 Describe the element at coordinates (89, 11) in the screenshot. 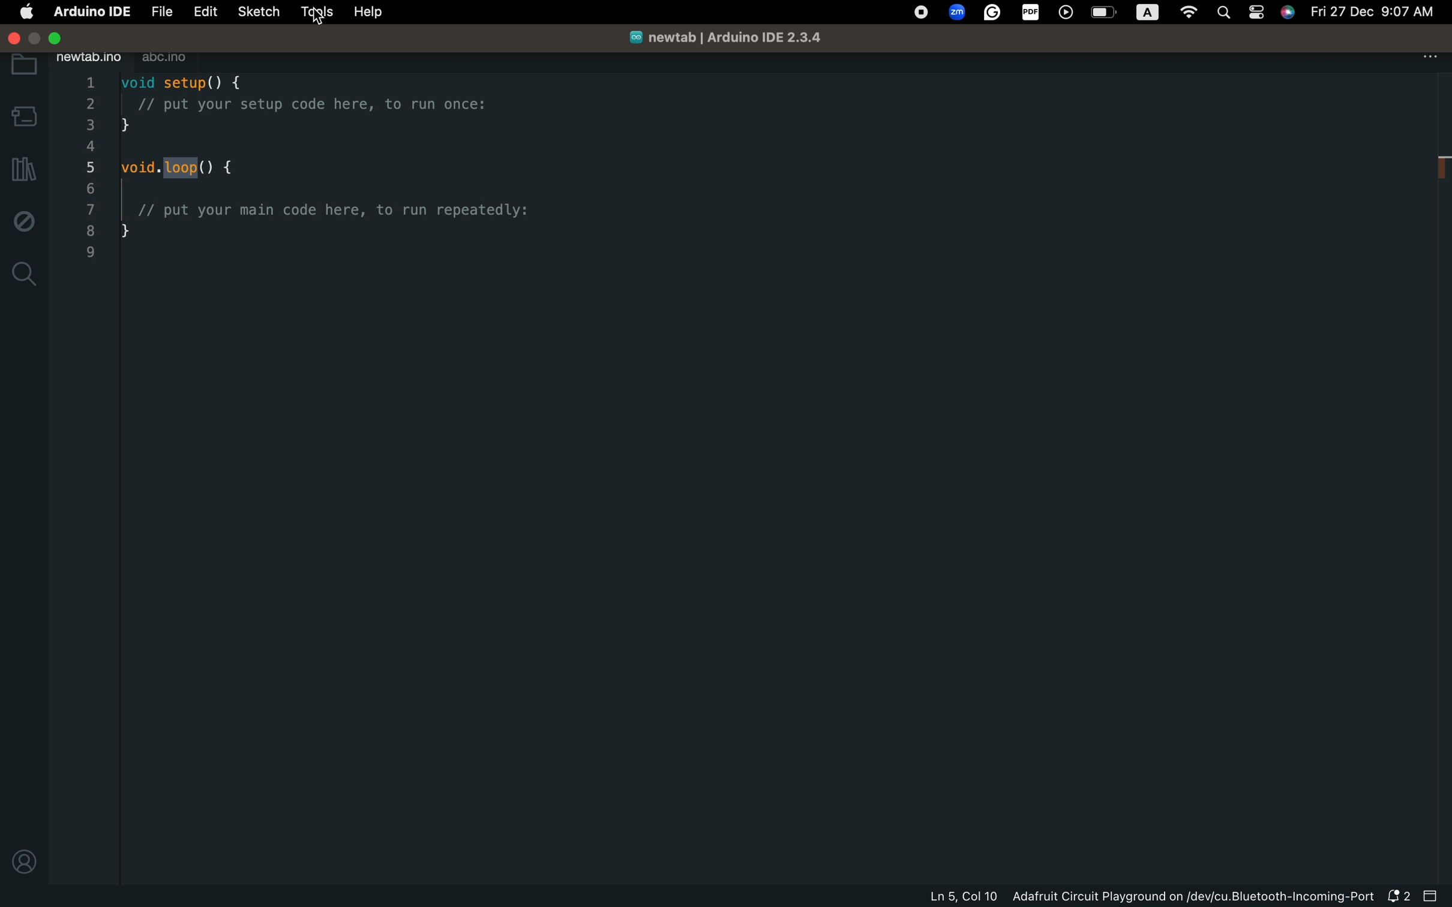

I see `Arduino IDE` at that location.